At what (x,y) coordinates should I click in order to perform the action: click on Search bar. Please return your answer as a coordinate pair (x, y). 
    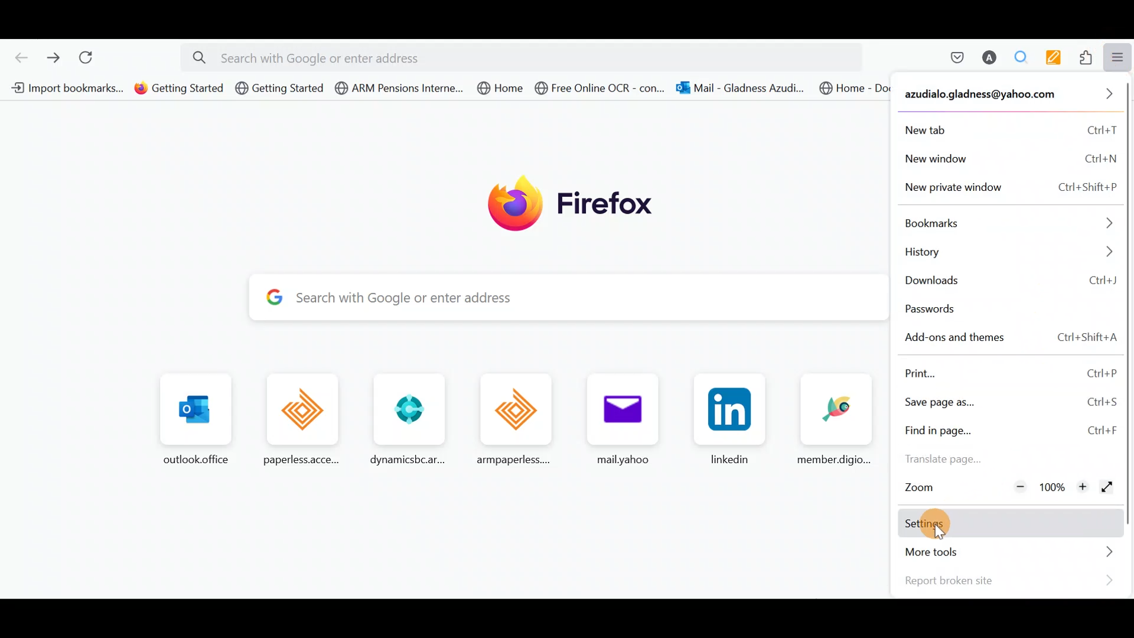
    Looking at the image, I should click on (558, 295).